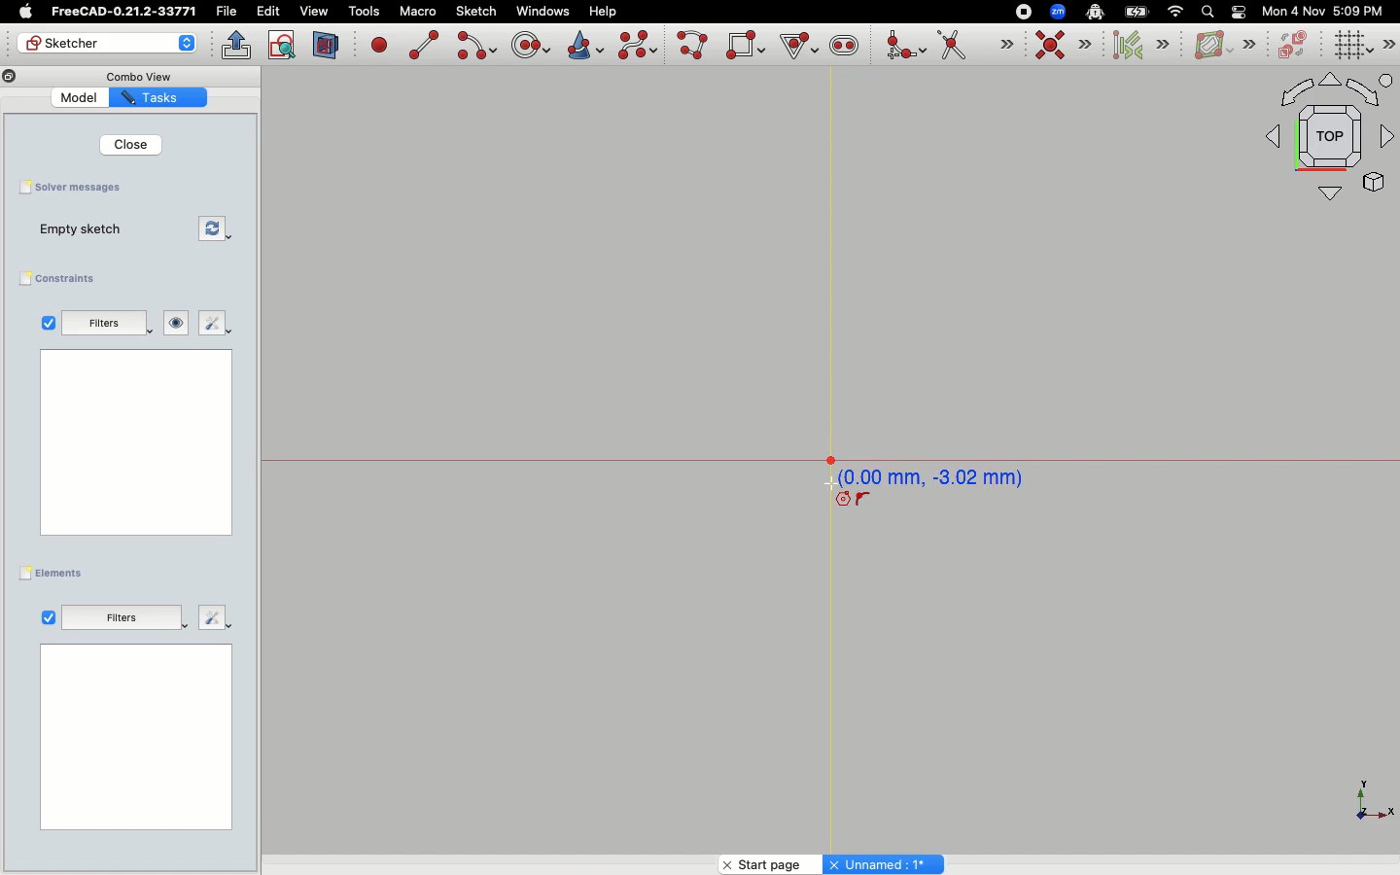 The image size is (1400, 875). What do you see at coordinates (49, 616) in the screenshot?
I see `Checkbox` at bounding box center [49, 616].